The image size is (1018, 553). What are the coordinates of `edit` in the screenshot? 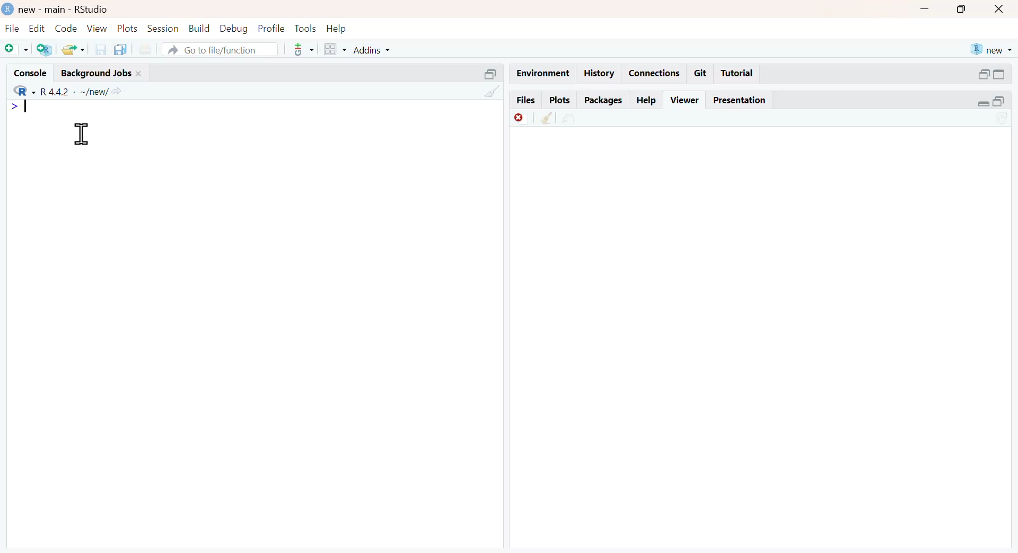 It's located at (37, 28).